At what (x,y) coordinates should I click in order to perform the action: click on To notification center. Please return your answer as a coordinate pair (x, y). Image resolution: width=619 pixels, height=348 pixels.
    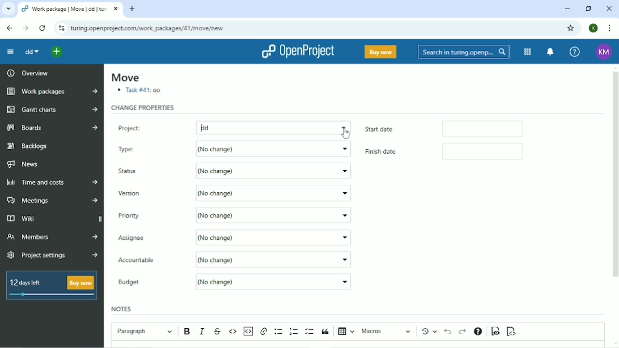
    Looking at the image, I should click on (549, 52).